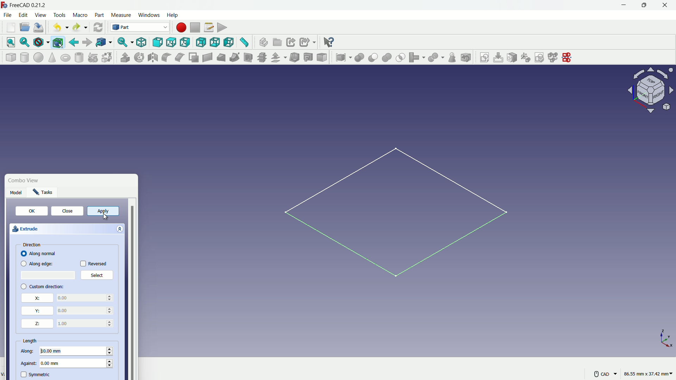 This screenshot has height=380, width=676. Describe the element at coordinates (98, 264) in the screenshot. I see `Reversed` at that location.